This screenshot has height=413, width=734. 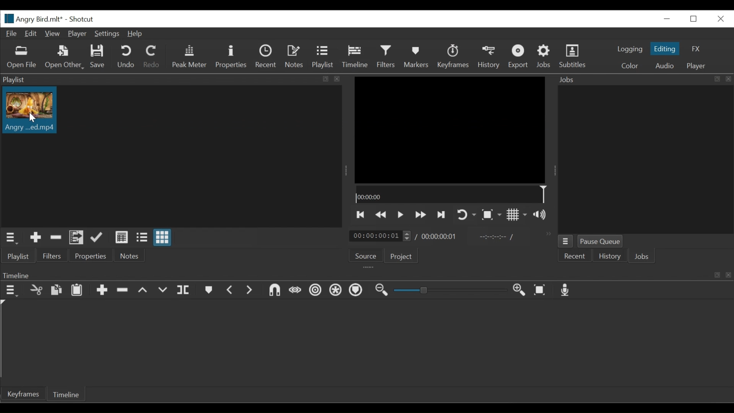 What do you see at coordinates (184, 290) in the screenshot?
I see `Split playhead` at bounding box center [184, 290].